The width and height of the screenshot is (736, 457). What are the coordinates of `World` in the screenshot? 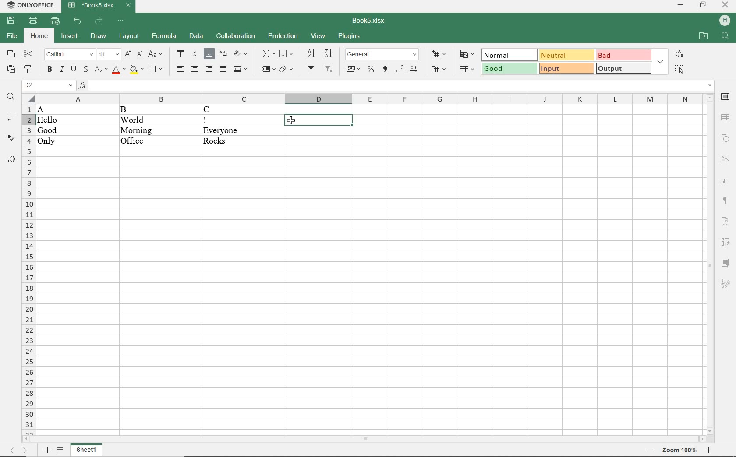 It's located at (144, 119).